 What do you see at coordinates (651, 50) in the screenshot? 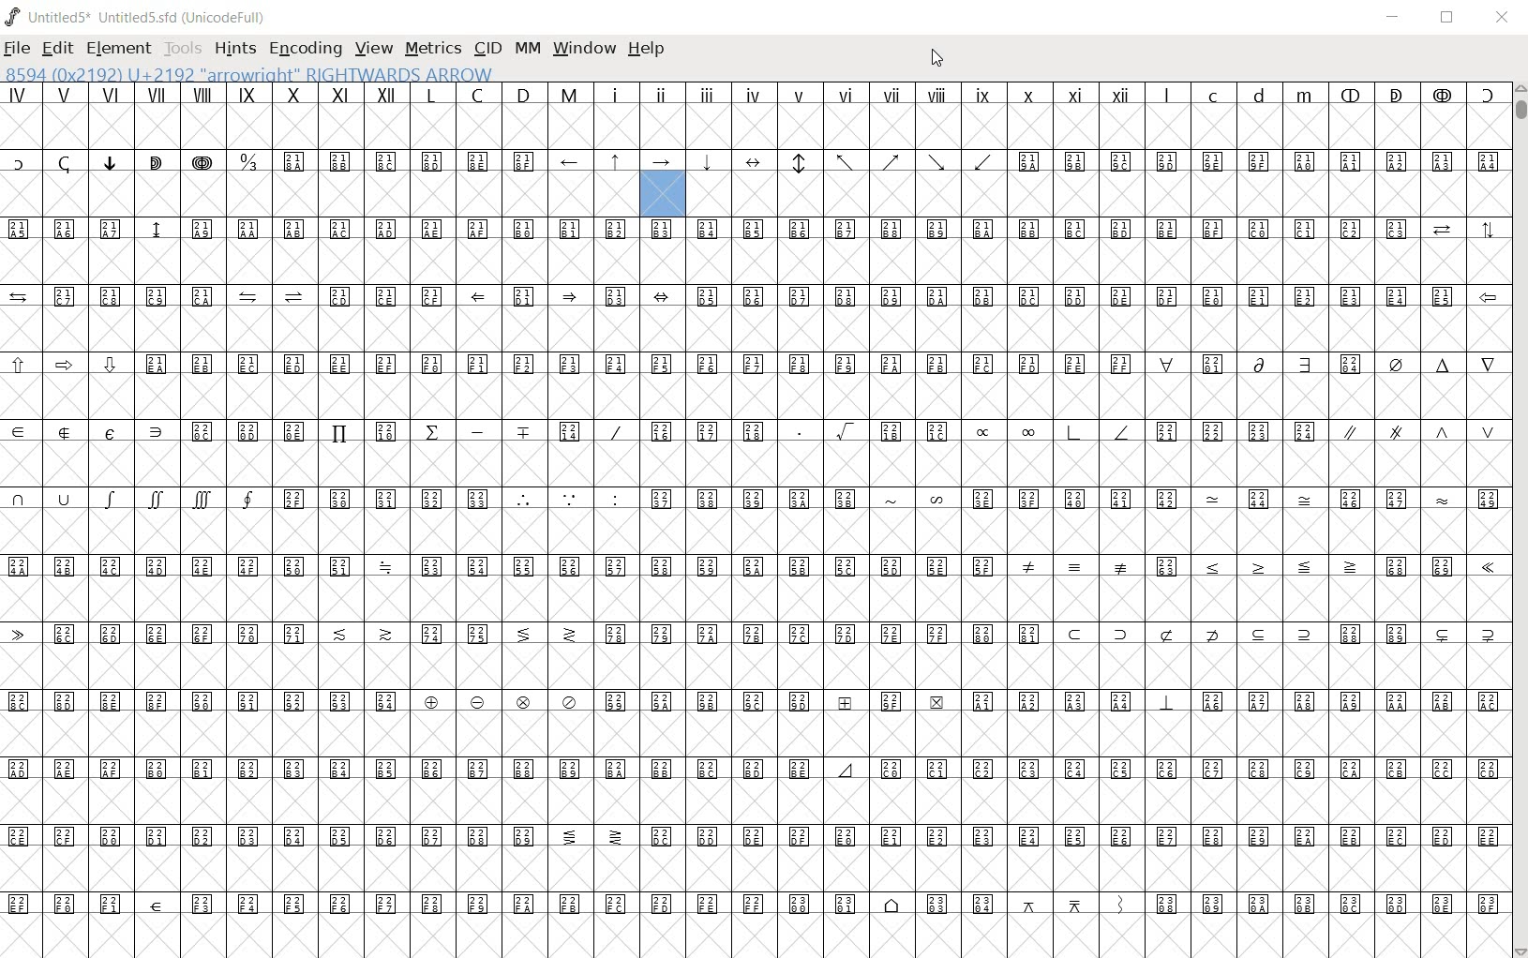
I see `HELP` at bounding box center [651, 50].